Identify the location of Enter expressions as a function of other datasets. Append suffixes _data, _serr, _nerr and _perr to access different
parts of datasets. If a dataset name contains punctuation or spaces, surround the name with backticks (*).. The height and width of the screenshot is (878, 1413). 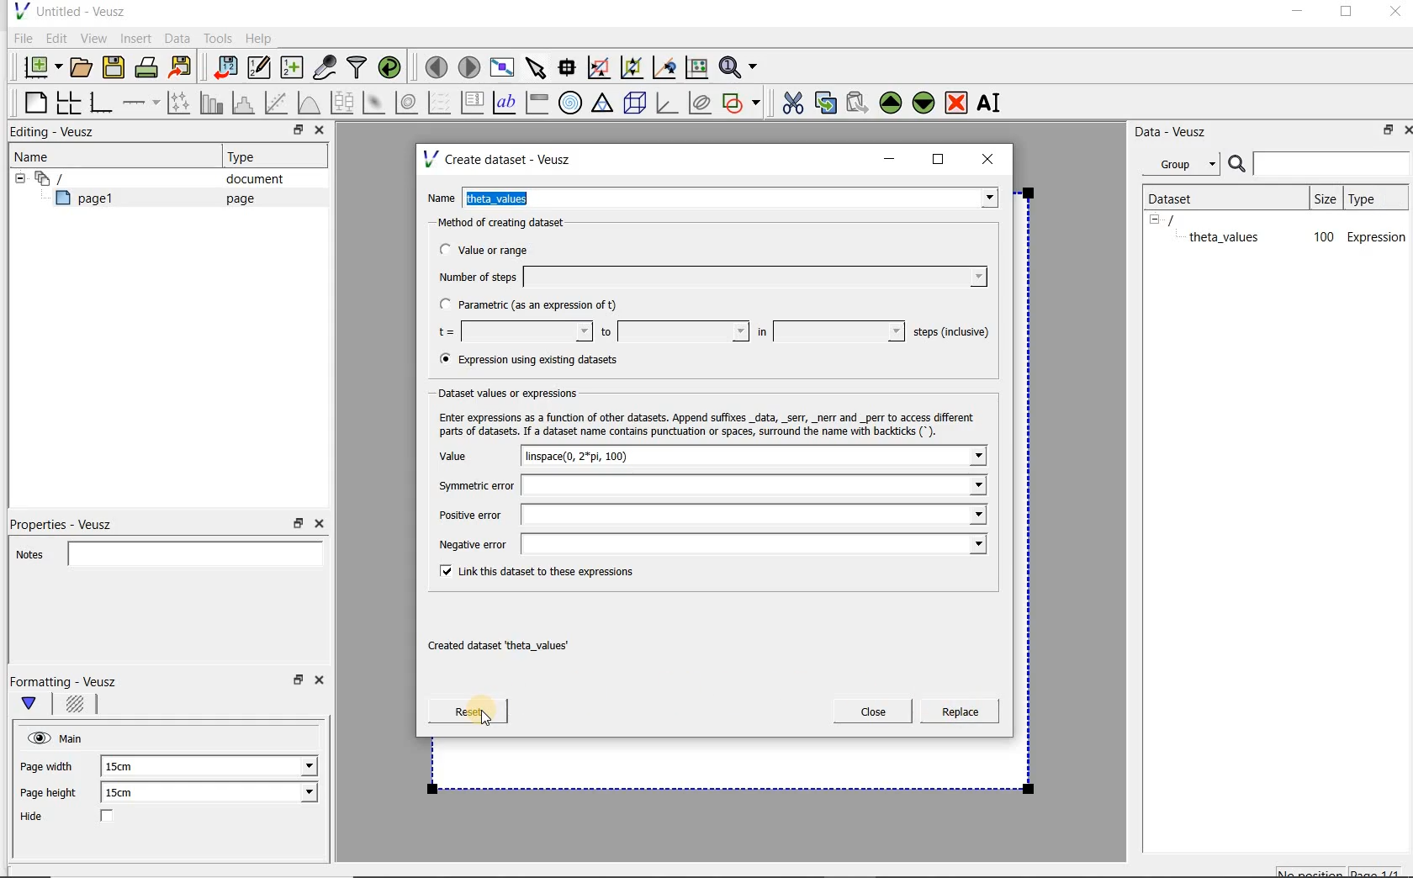
(711, 424).